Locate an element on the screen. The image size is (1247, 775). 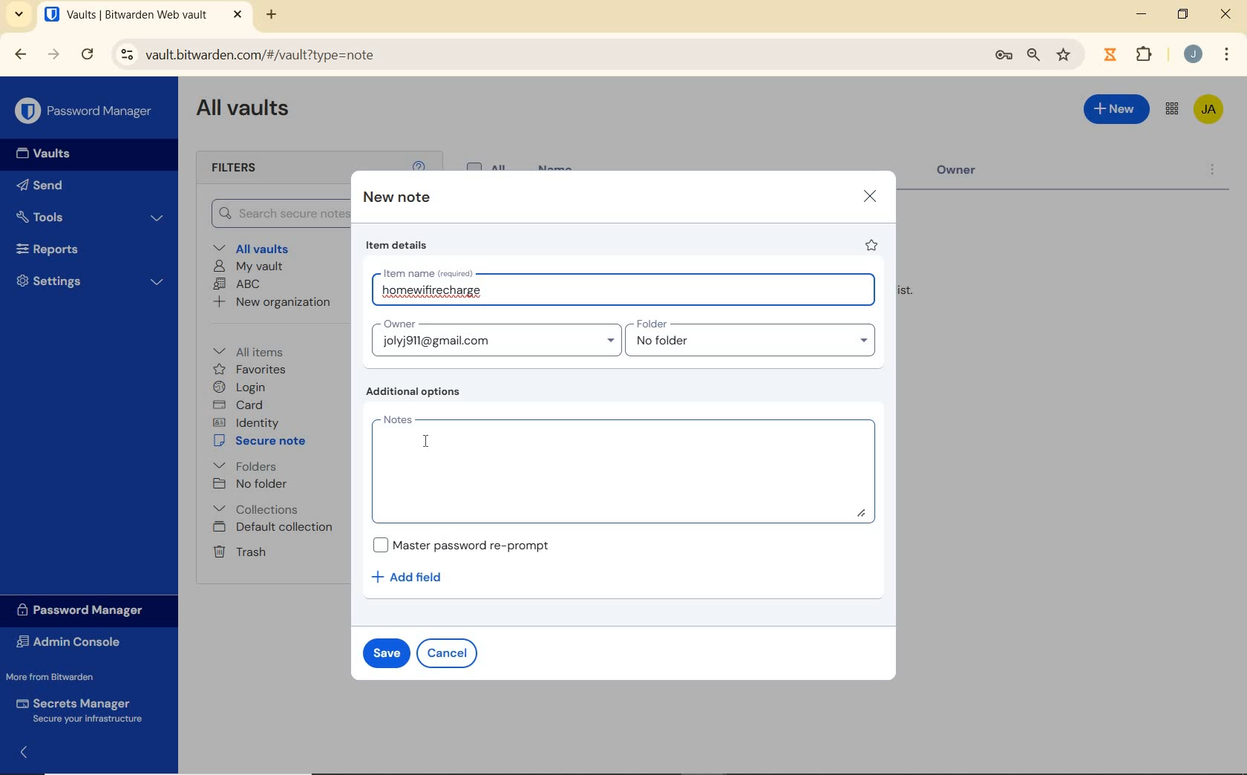
minimize is located at coordinates (1142, 13).